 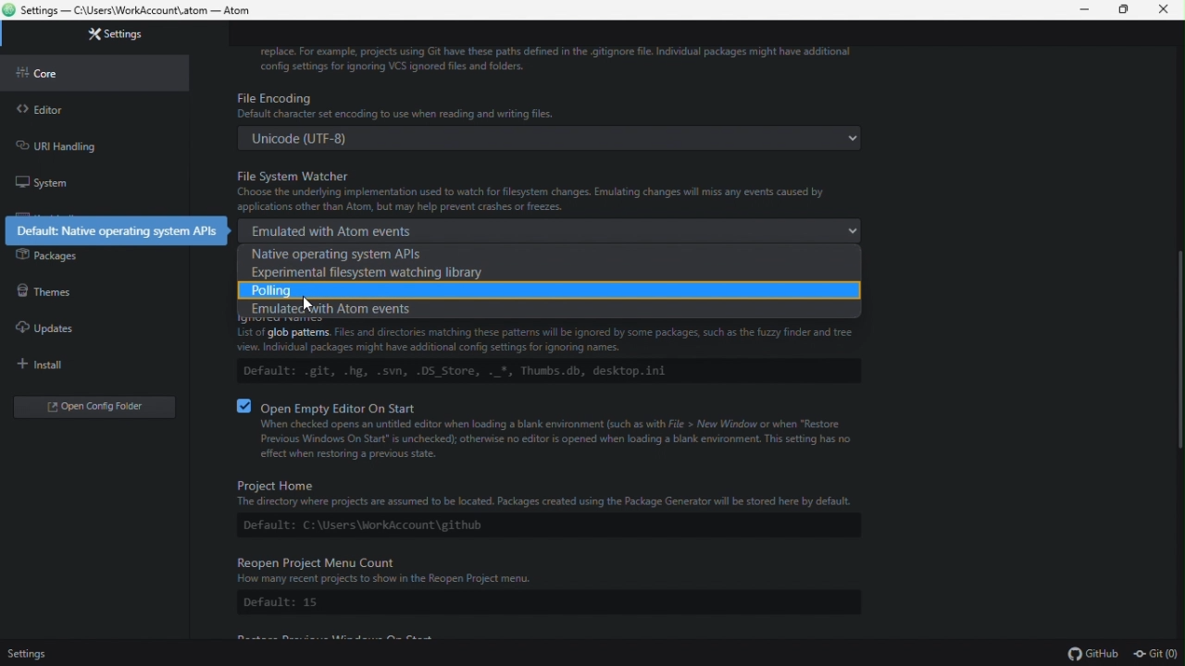 What do you see at coordinates (397, 526) in the screenshot?
I see `Default: C:\Users\WorkAccount\github` at bounding box center [397, 526].